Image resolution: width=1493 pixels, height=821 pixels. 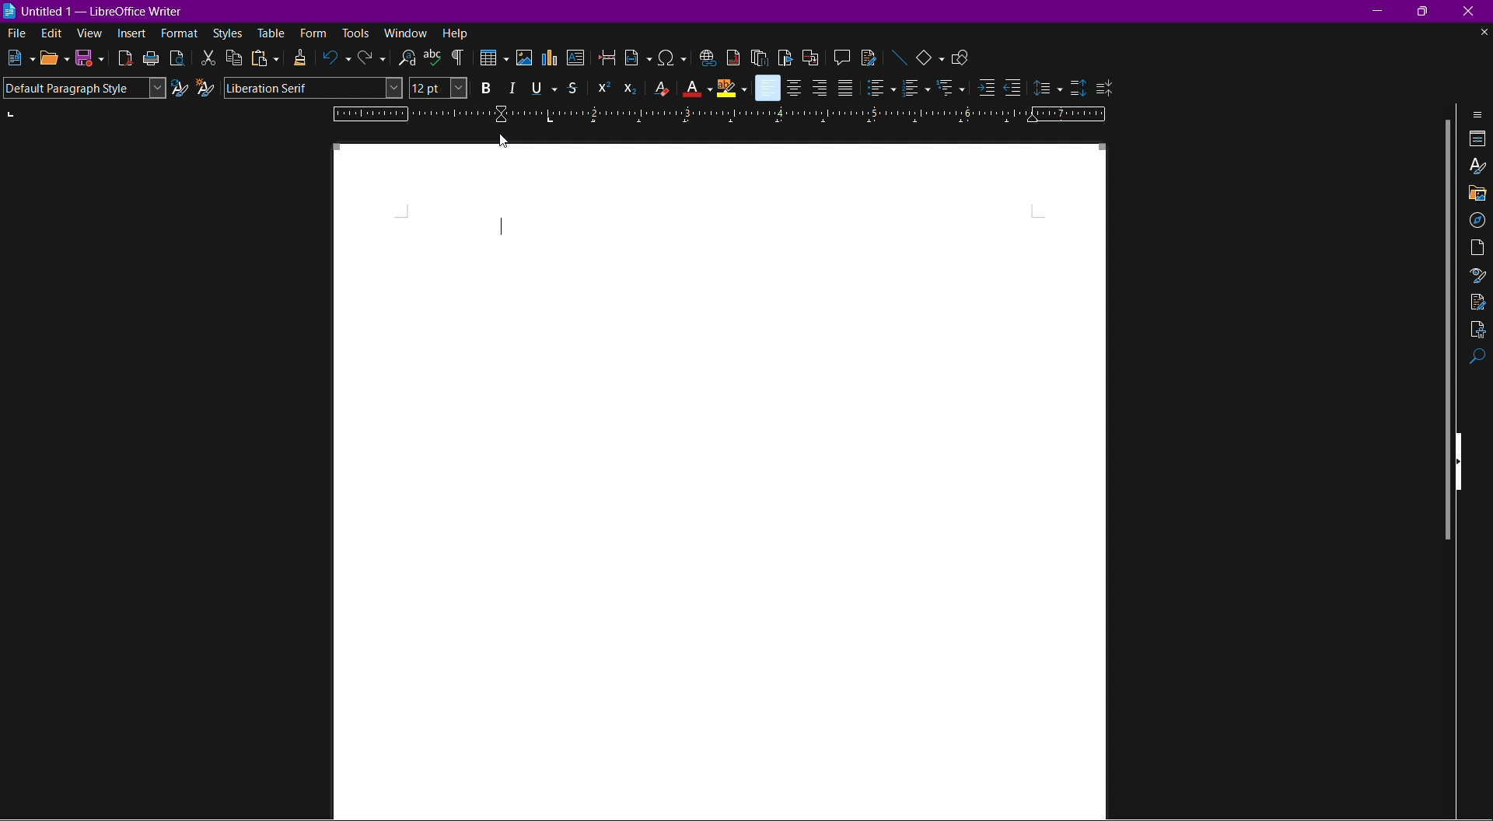 What do you see at coordinates (983, 89) in the screenshot?
I see `Increase Indent` at bounding box center [983, 89].